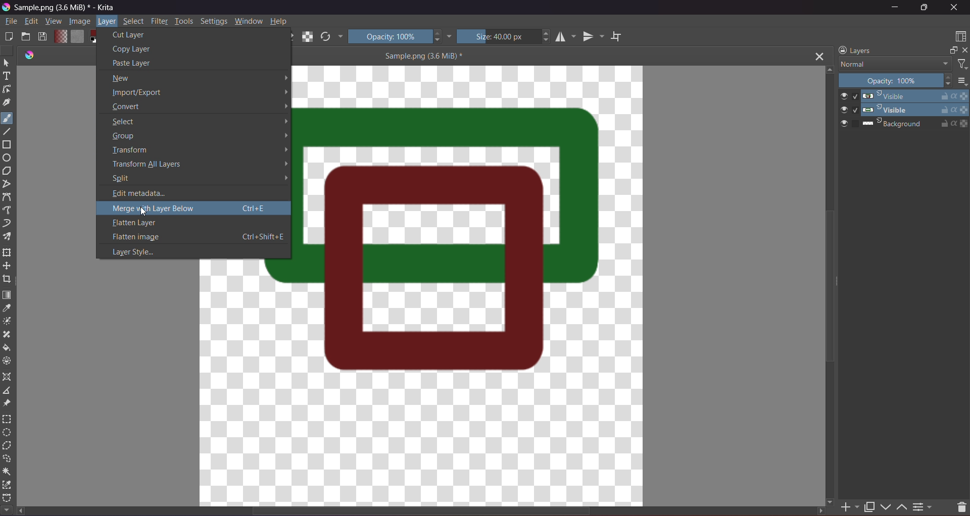 The image size is (970, 516). What do you see at coordinates (819, 57) in the screenshot?
I see `Close Canvas` at bounding box center [819, 57].